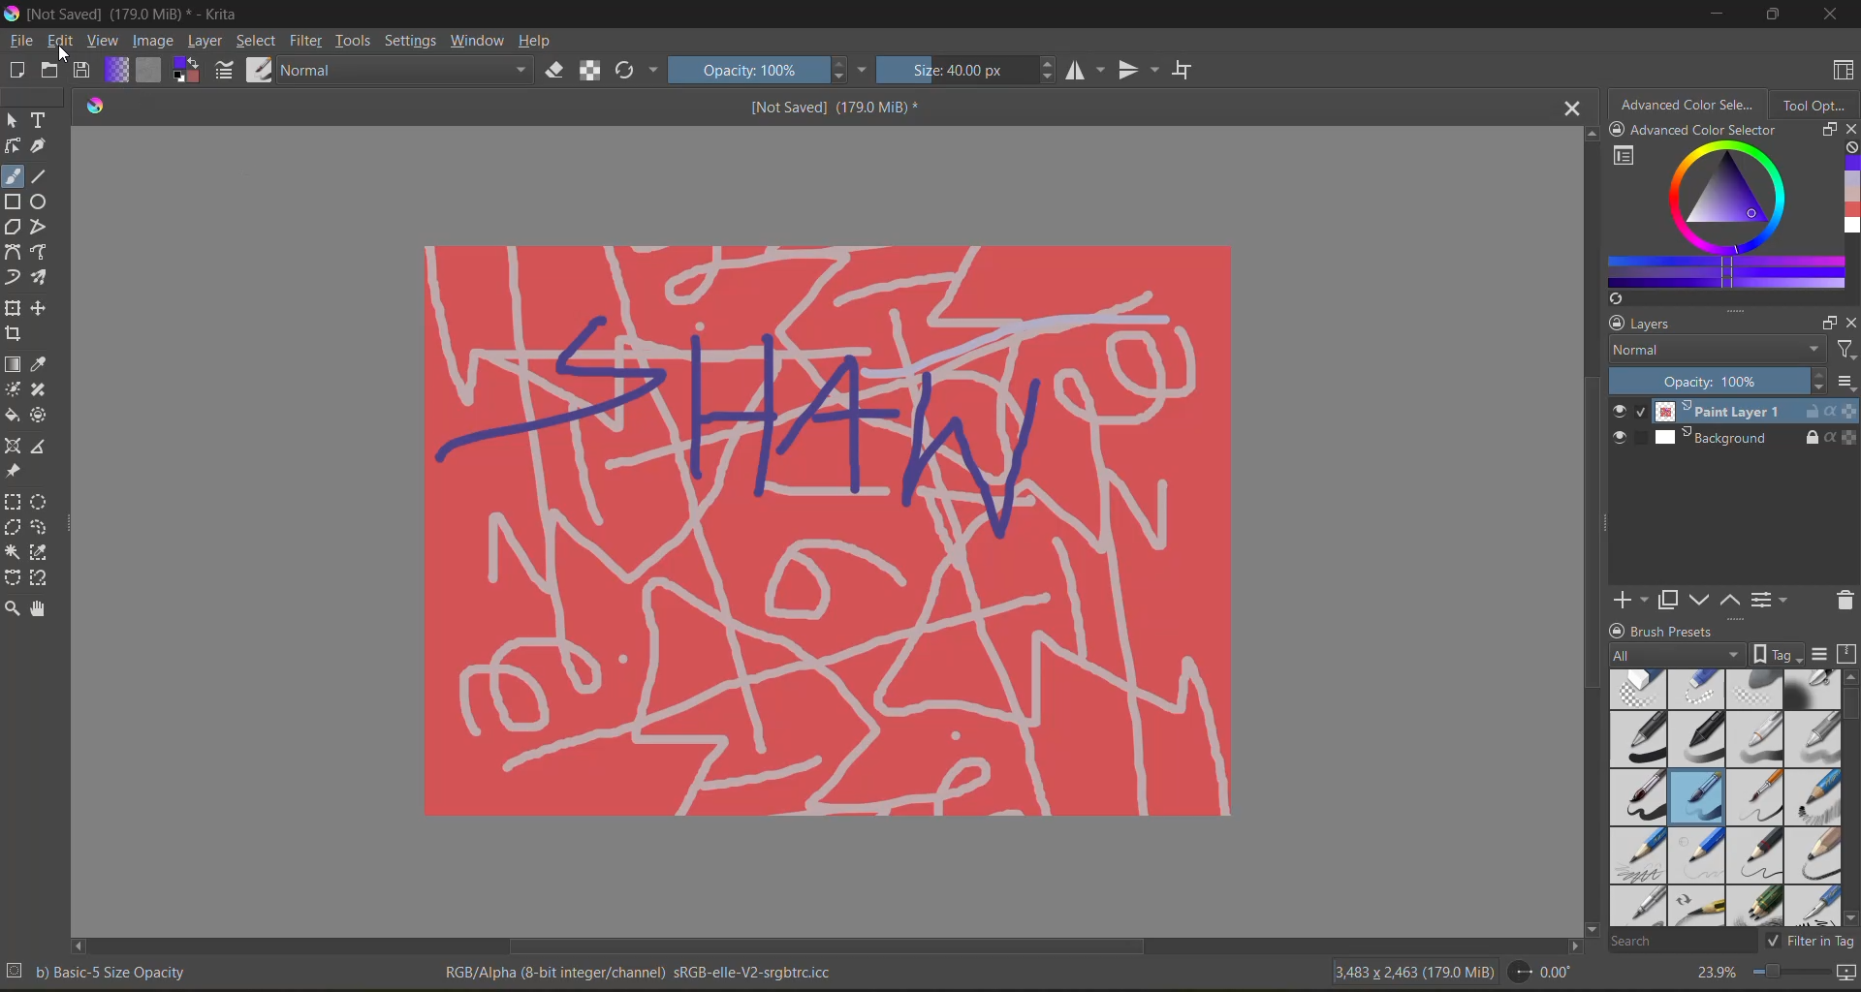 The width and height of the screenshot is (1861, 992). What do you see at coordinates (353, 41) in the screenshot?
I see `tools` at bounding box center [353, 41].